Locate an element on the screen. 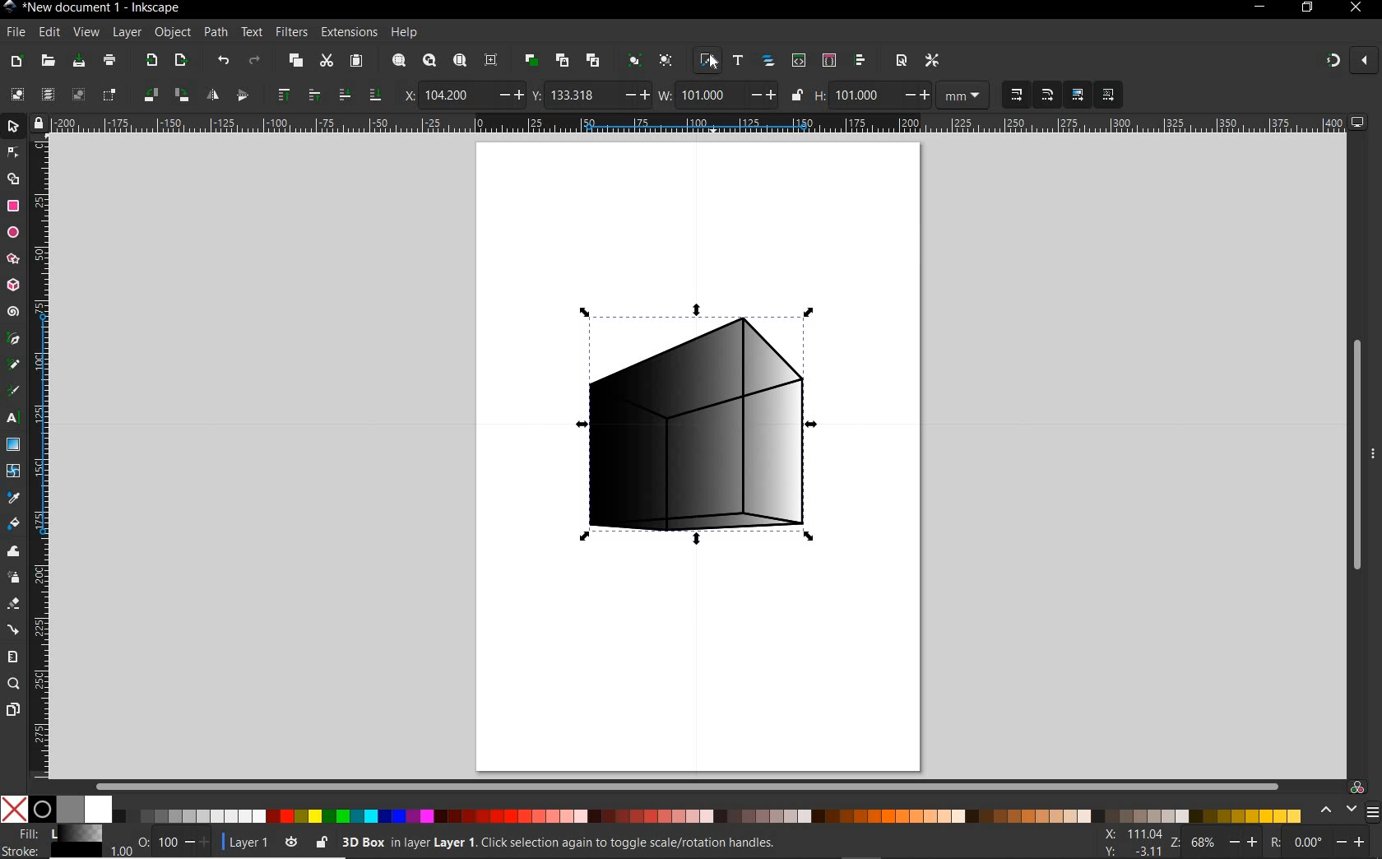 The image size is (1382, 859). OPEN ALIGN AND DISTRIBUTE is located at coordinates (860, 60).